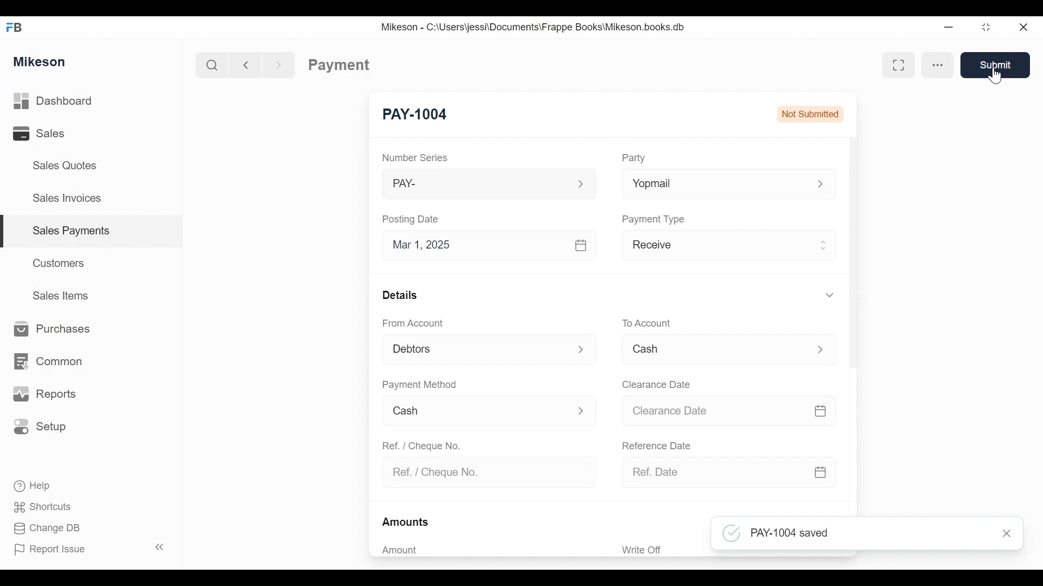 Image resolution: width=1043 pixels, height=586 pixels. I want to click on Payment Type, so click(659, 223).